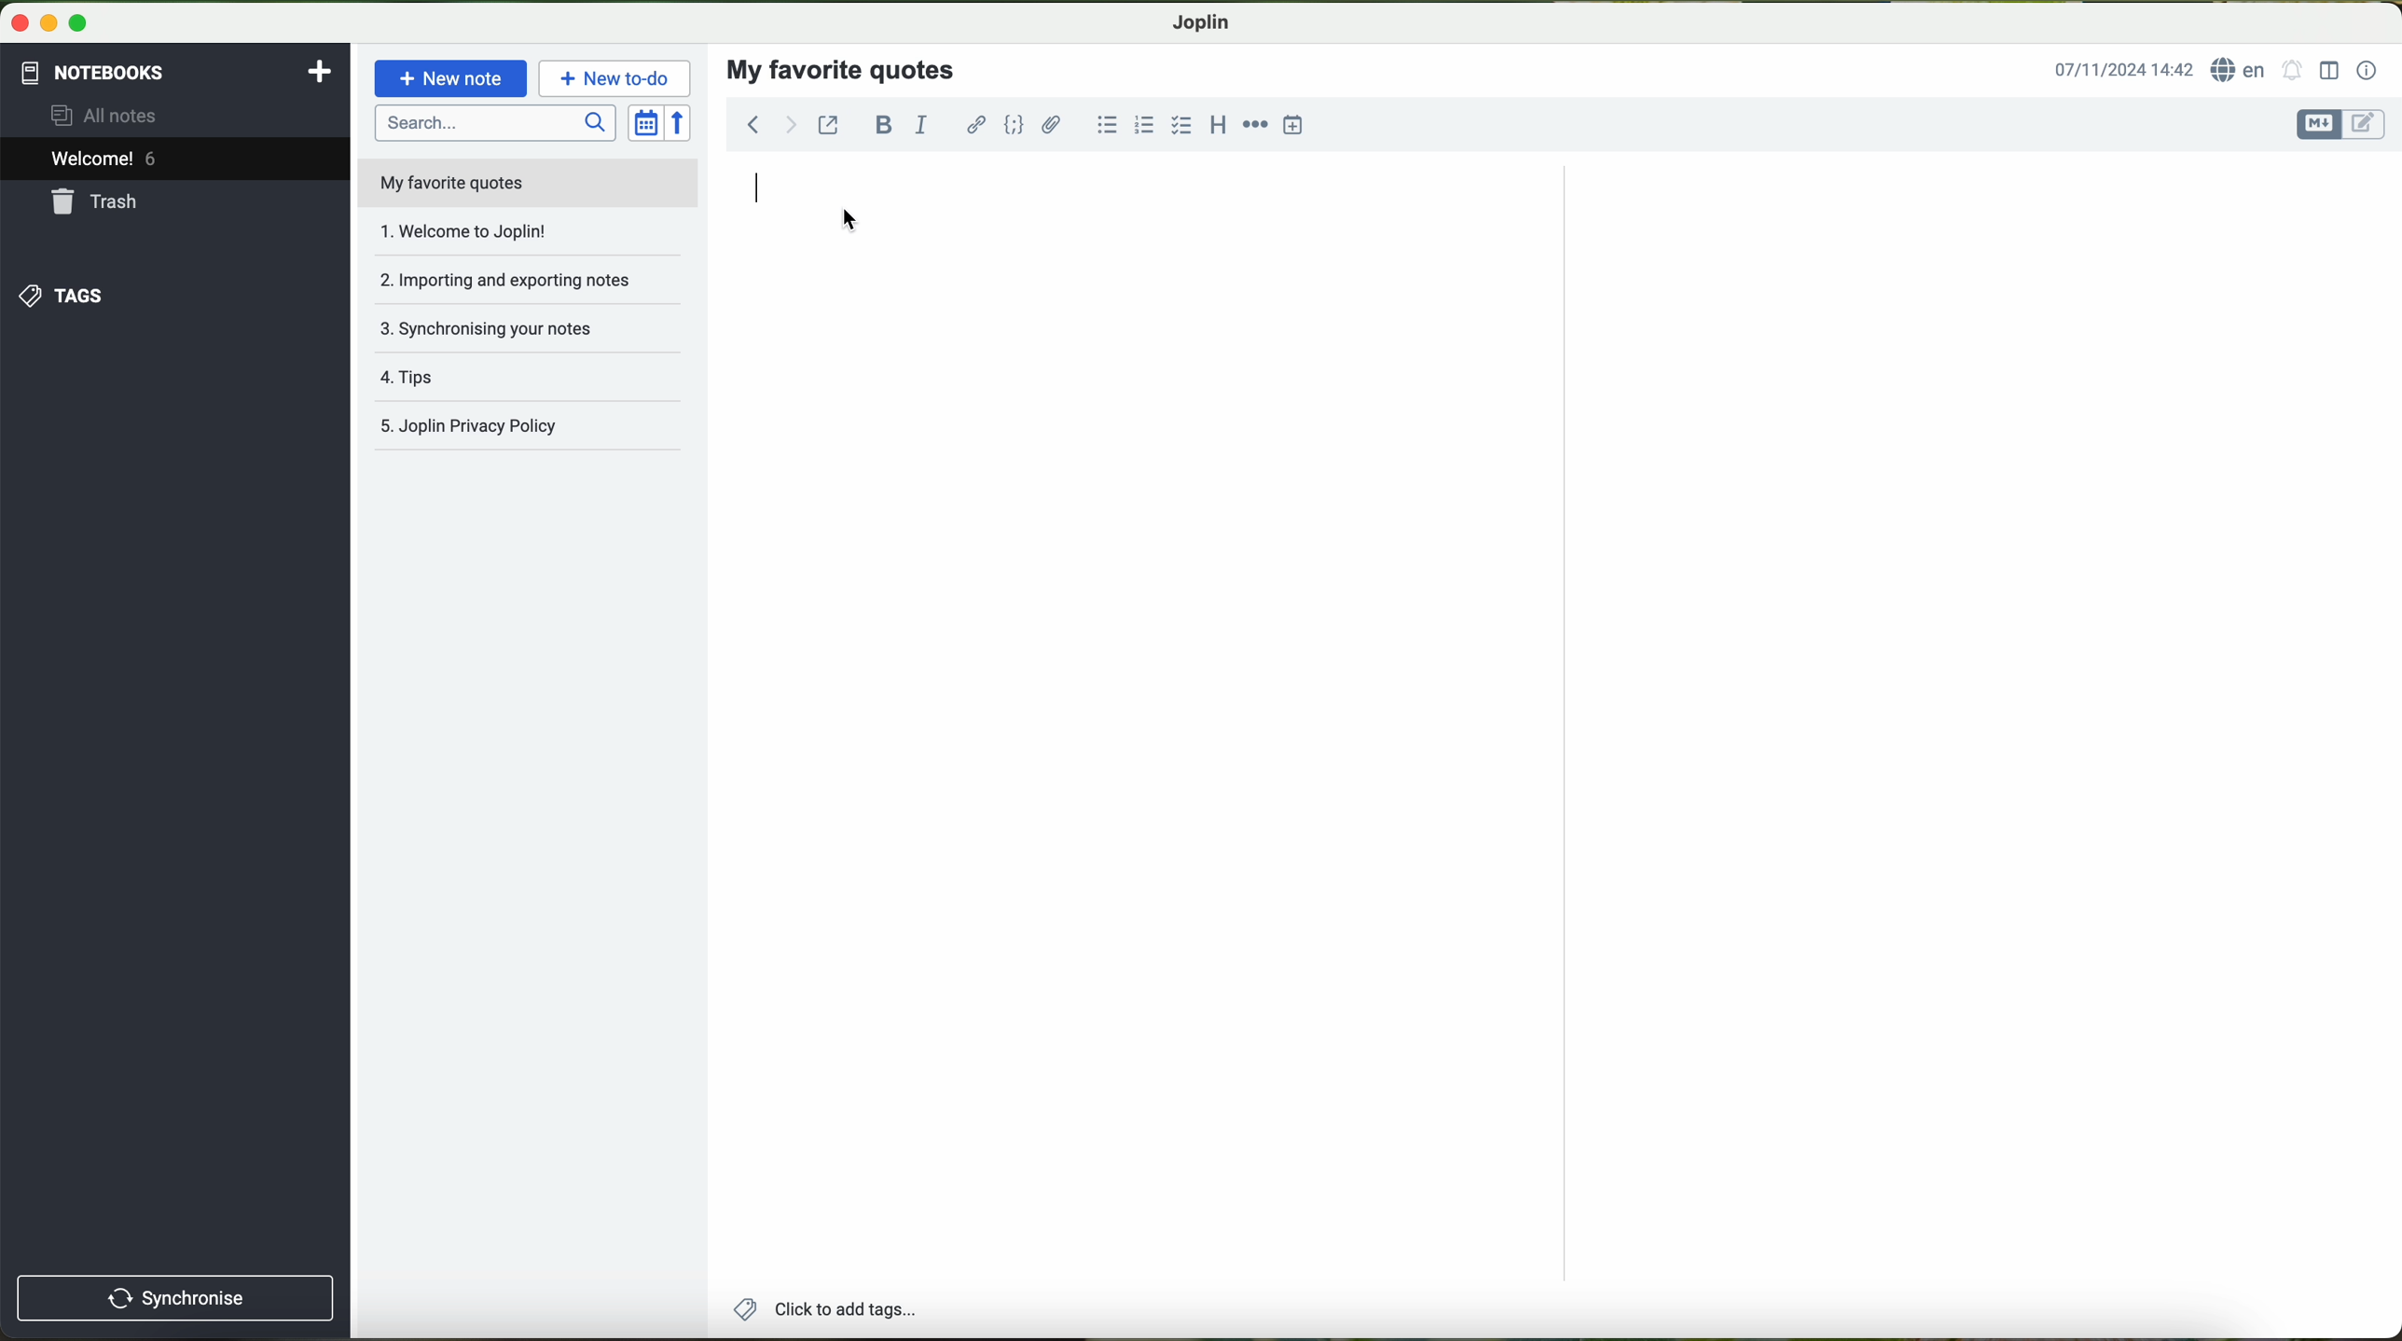 The image size is (2402, 1341). Describe the element at coordinates (764, 124) in the screenshot. I see `navigation arrows` at that location.